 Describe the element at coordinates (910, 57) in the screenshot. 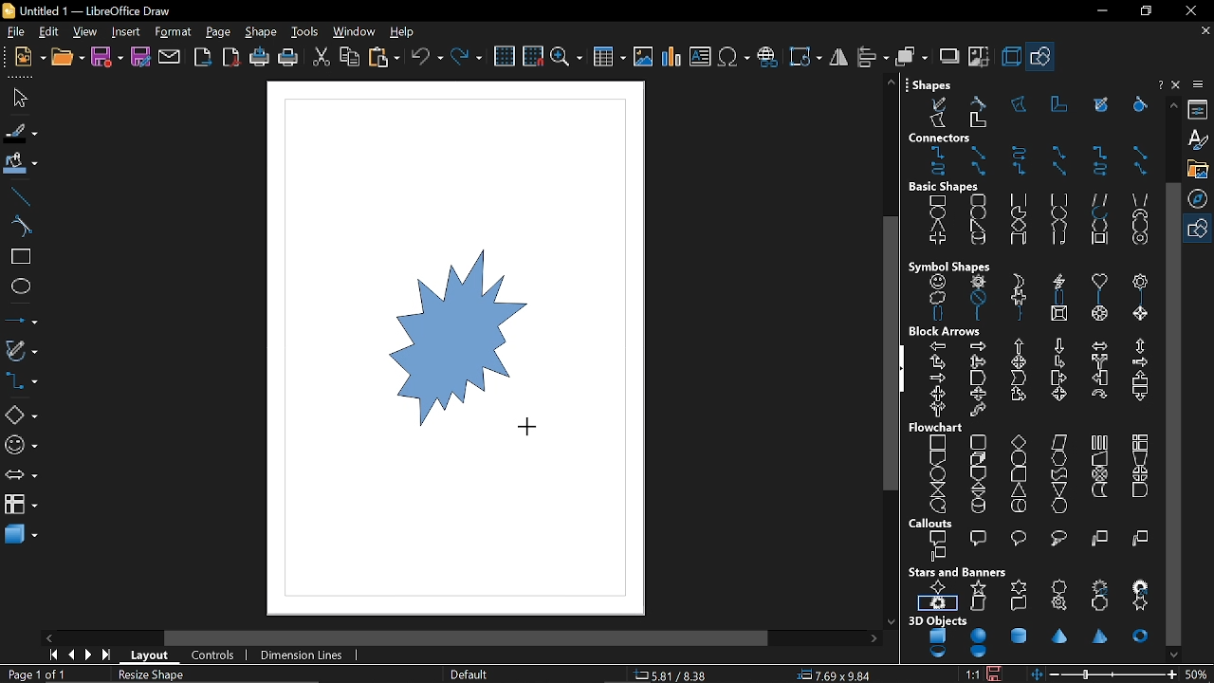

I see `arrange` at that location.